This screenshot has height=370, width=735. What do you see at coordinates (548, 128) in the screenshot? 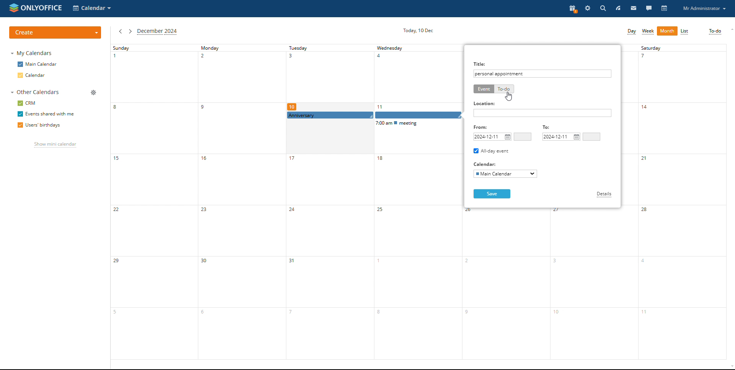
I see `To:` at bounding box center [548, 128].